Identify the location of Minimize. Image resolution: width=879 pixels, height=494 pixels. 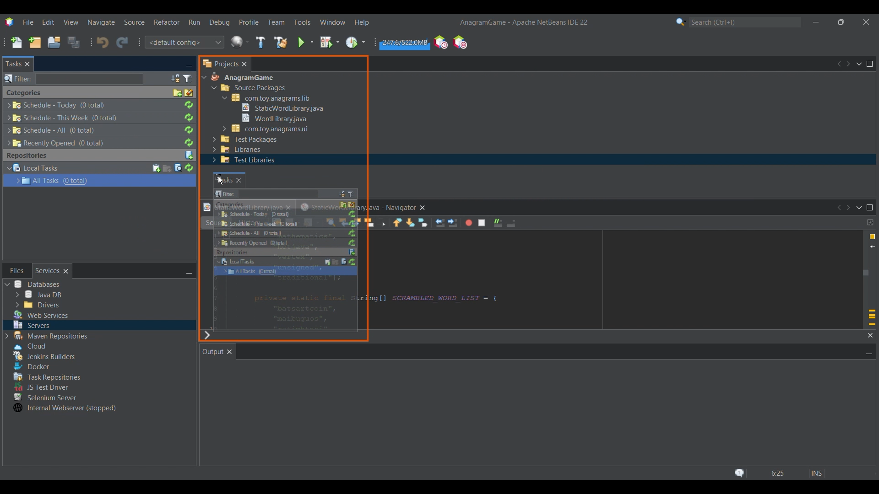
(189, 271).